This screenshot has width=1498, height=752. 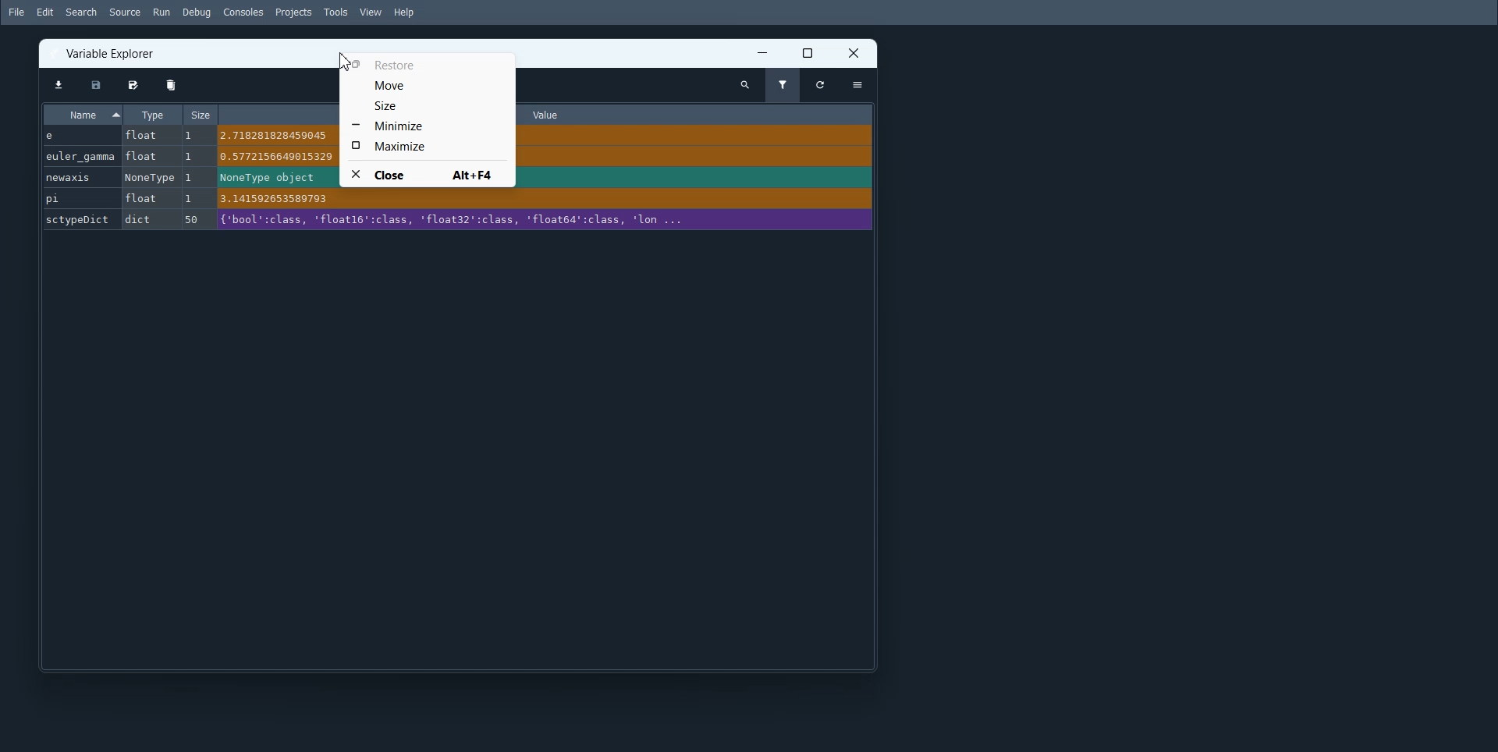 I want to click on Refresh variable, so click(x=821, y=86).